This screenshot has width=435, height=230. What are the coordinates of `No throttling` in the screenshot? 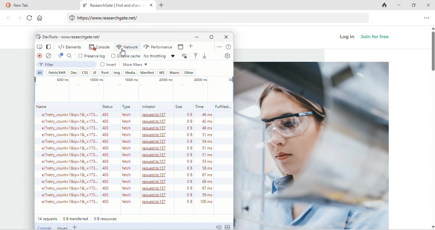 It's located at (159, 55).